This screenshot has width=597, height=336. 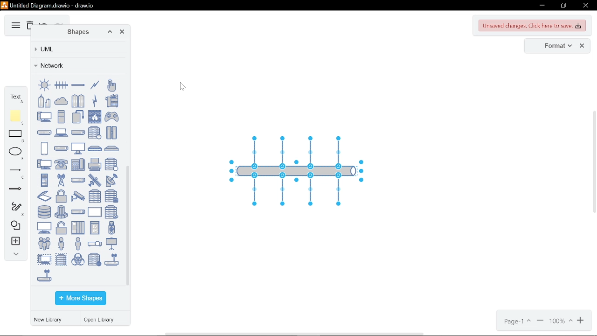 I want to click on comm link (icon), so click(x=95, y=100).